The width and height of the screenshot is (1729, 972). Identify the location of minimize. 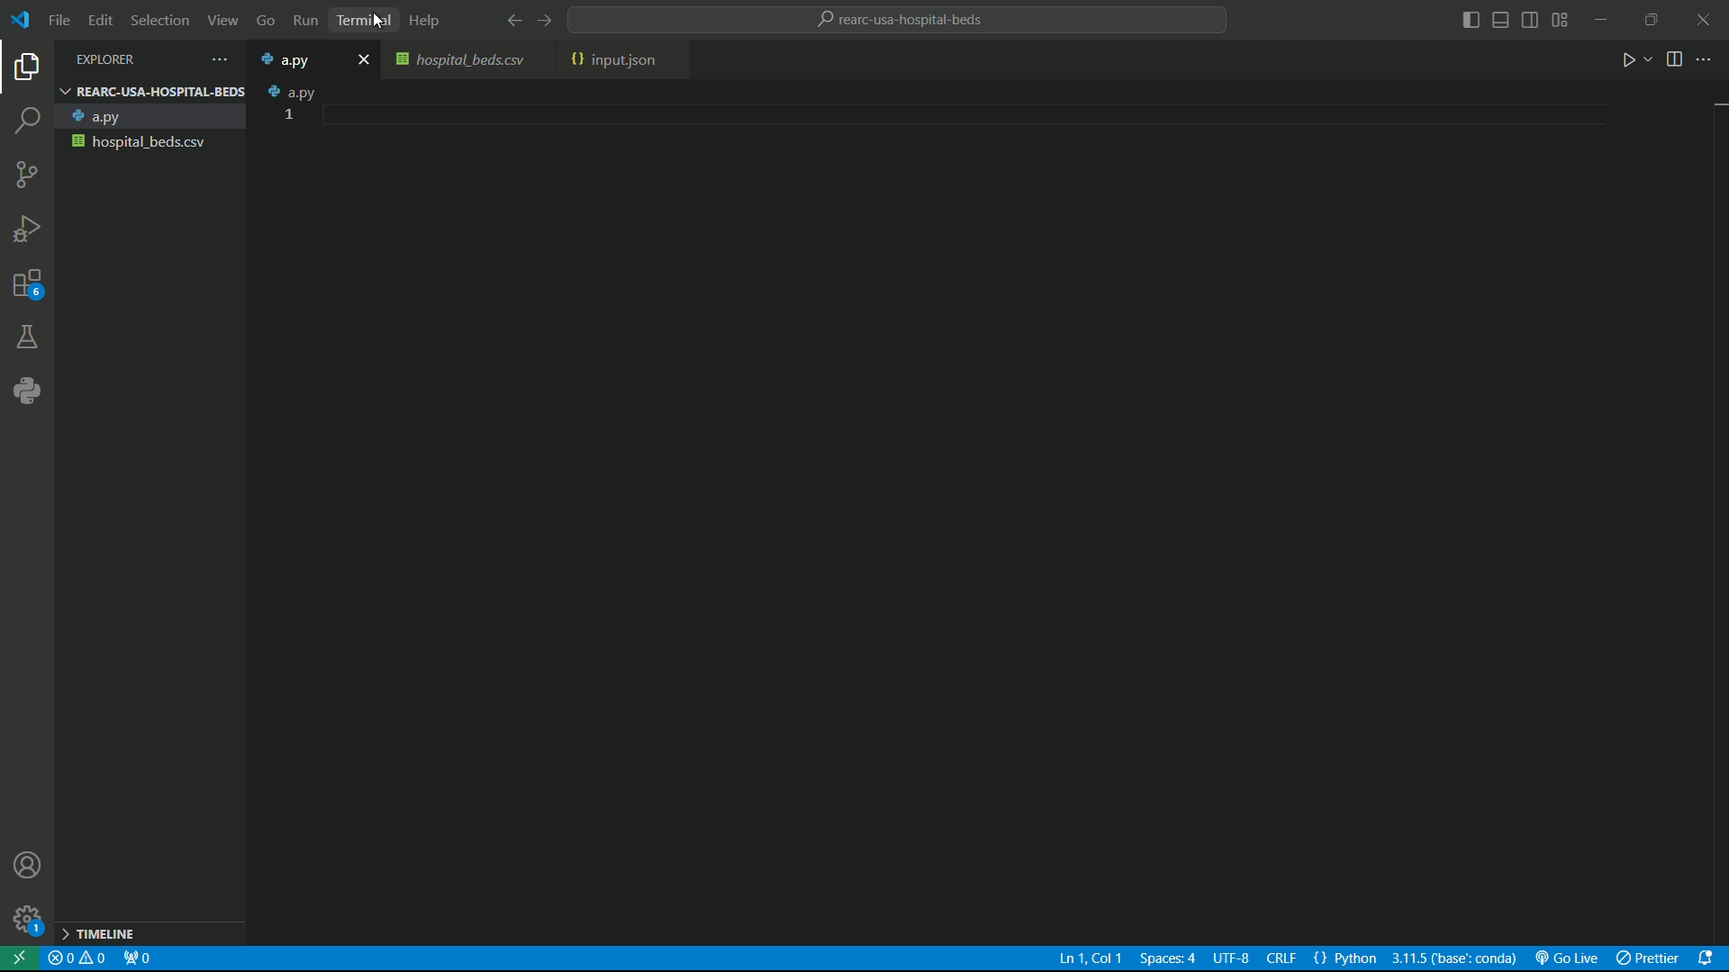
(1604, 20).